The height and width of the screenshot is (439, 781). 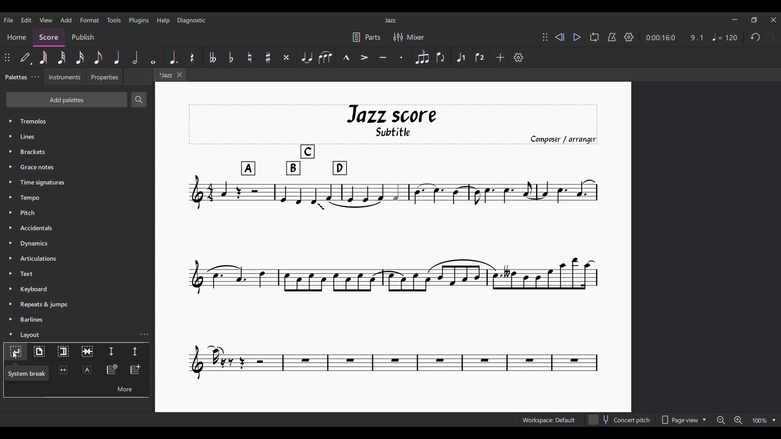 What do you see at coordinates (136, 370) in the screenshot?
I see `Insert one measure before selection` at bounding box center [136, 370].